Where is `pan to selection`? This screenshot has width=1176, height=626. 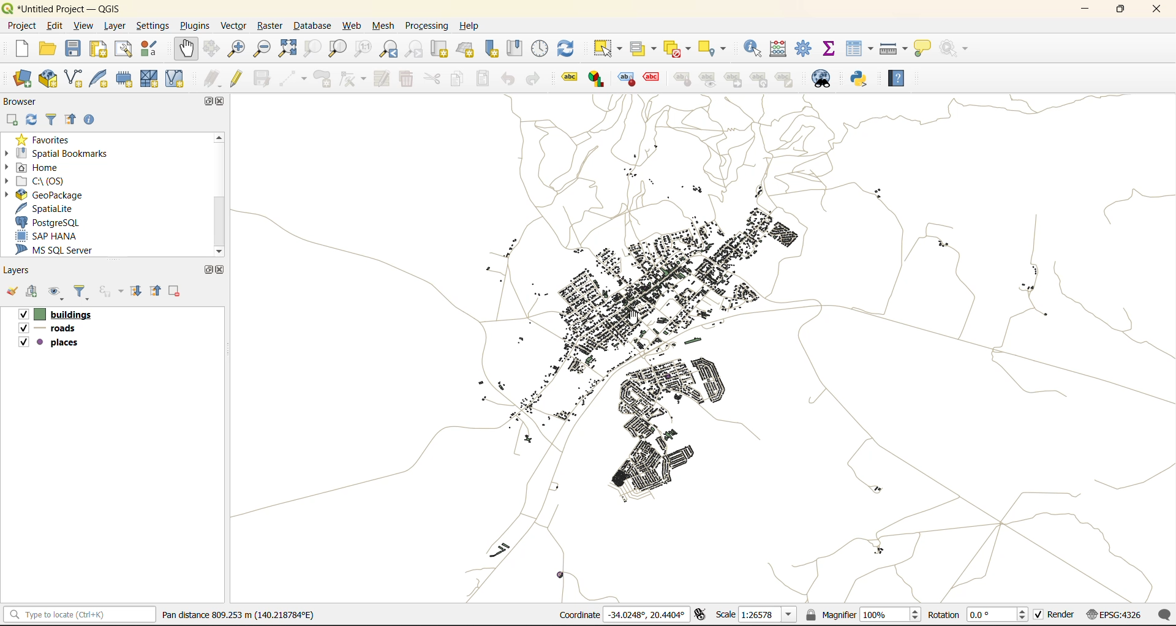
pan to selection is located at coordinates (215, 48).